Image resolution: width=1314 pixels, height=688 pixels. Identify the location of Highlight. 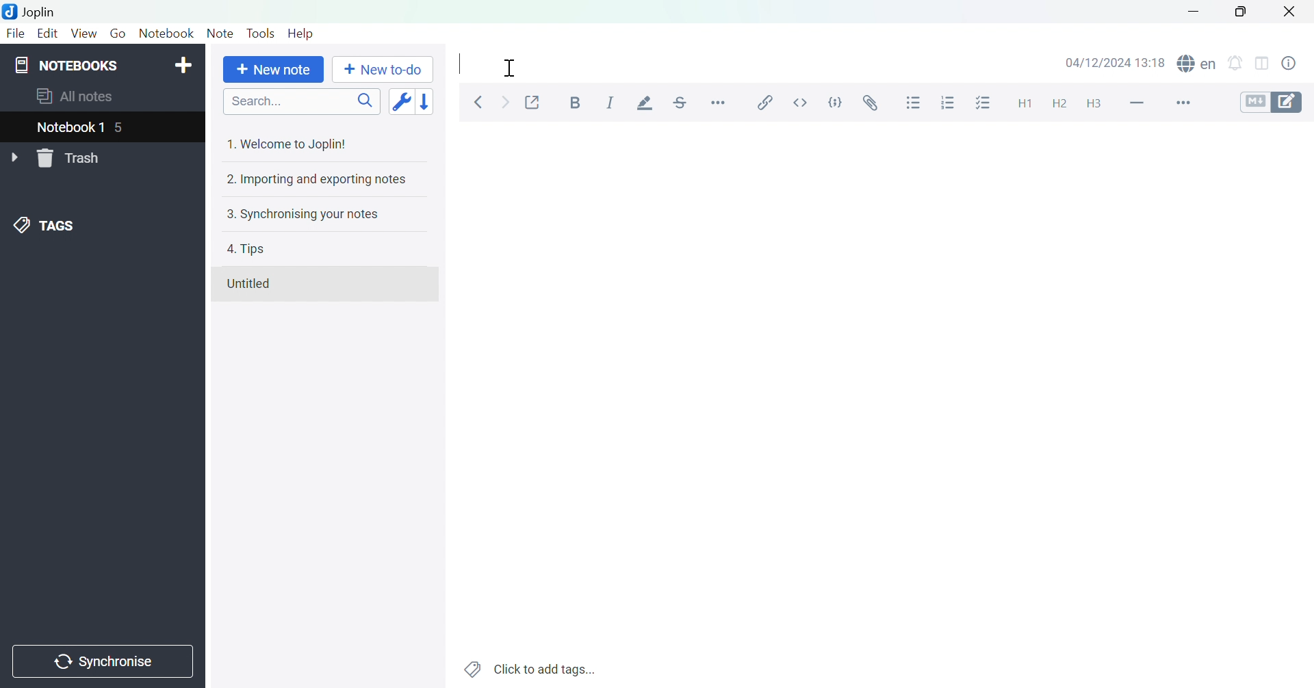
(647, 103).